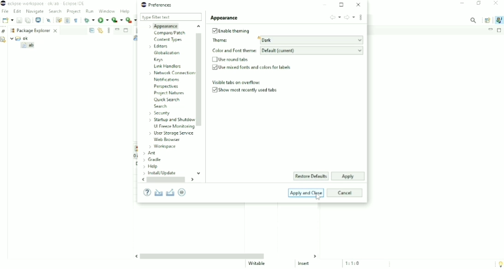  I want to click on Apply and Close, so click(306, 193).